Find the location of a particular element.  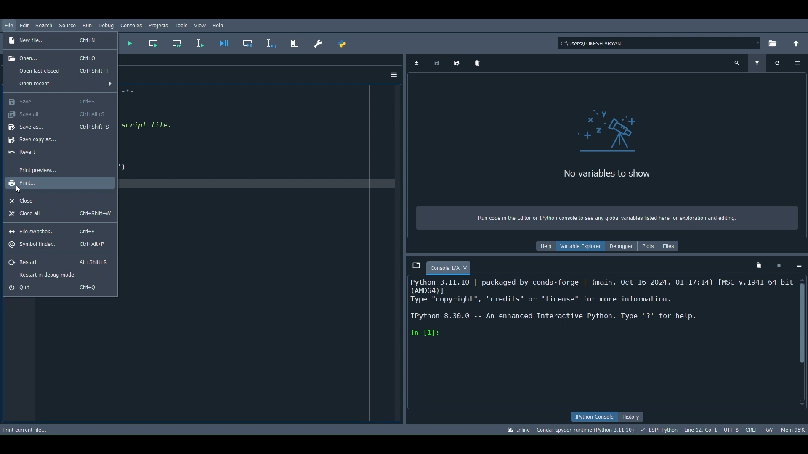

Save data is located at coordinates (439, 63).